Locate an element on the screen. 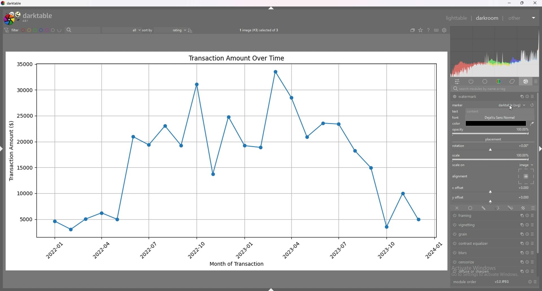  cursor is located at coordinates (512, 107).